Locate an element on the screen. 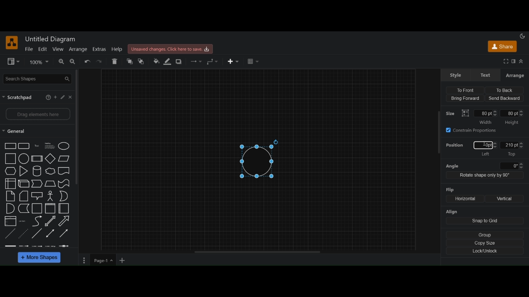 Image resolution: width=529 pixels, height=297 pixels. vertical scroll bar is located at coordinates (79, 127).